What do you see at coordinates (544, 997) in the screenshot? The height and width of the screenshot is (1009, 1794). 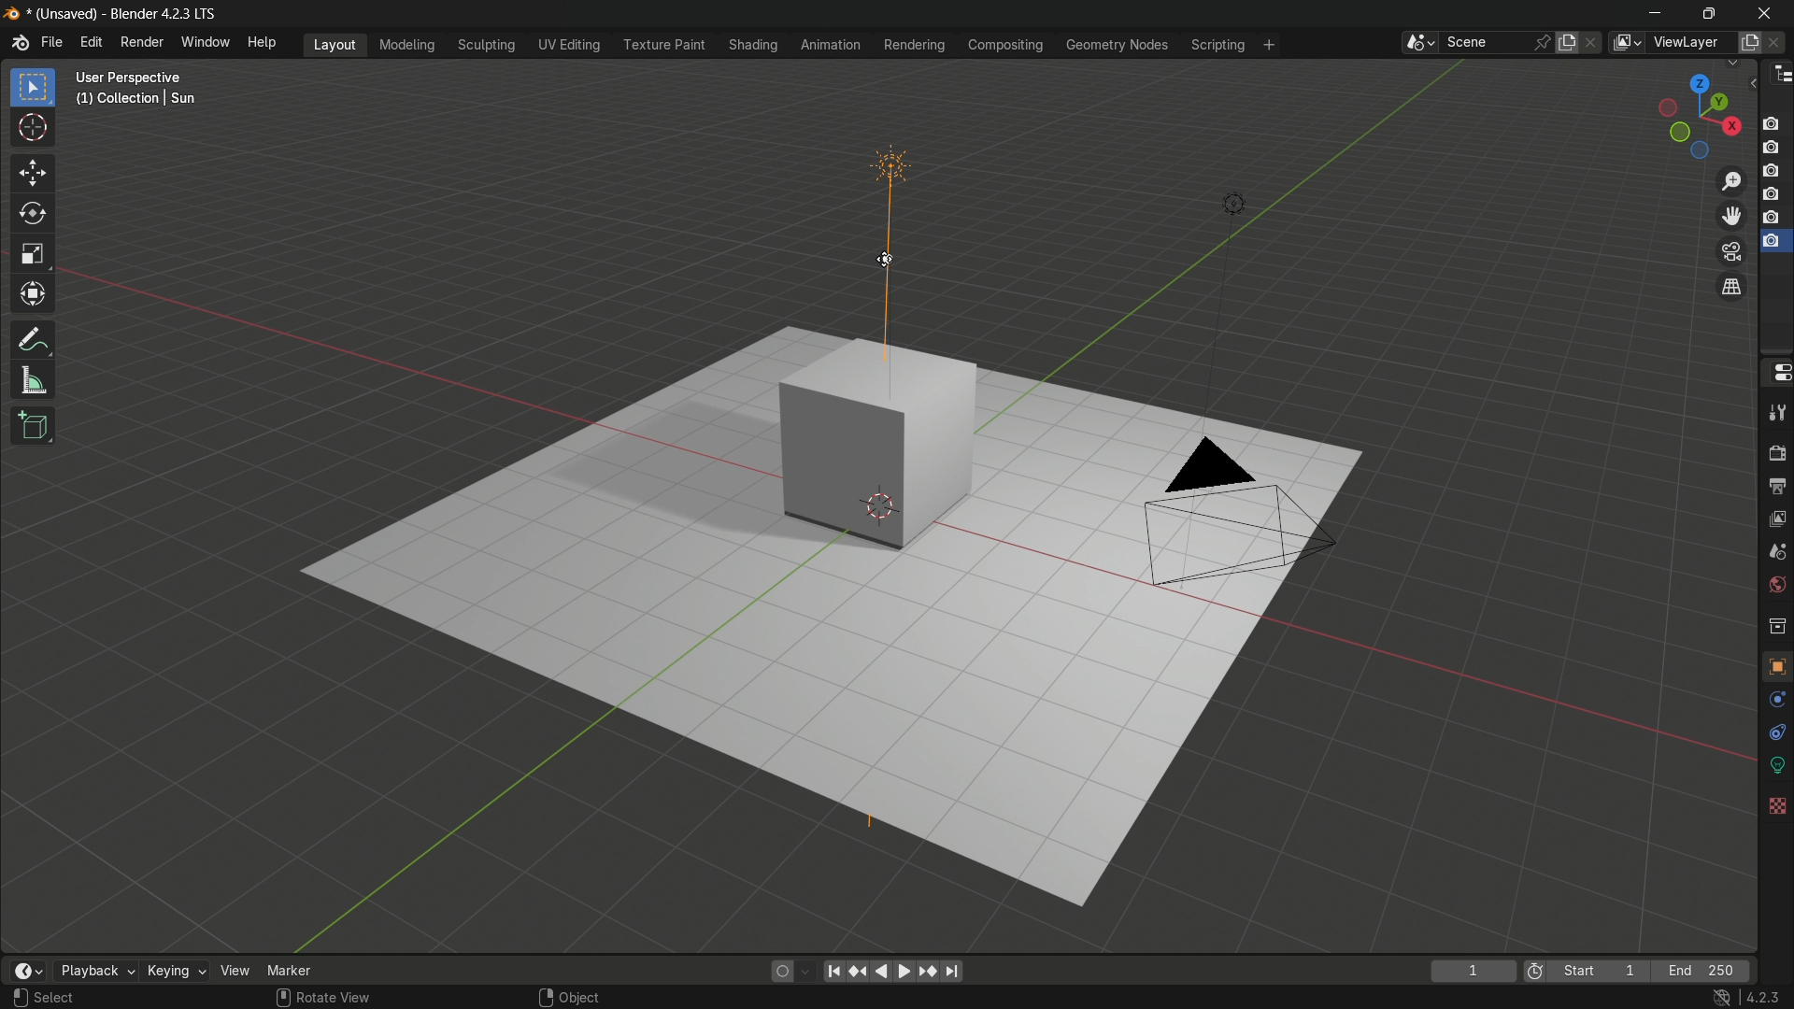 I see `right click` at bounding box center [544, 997].